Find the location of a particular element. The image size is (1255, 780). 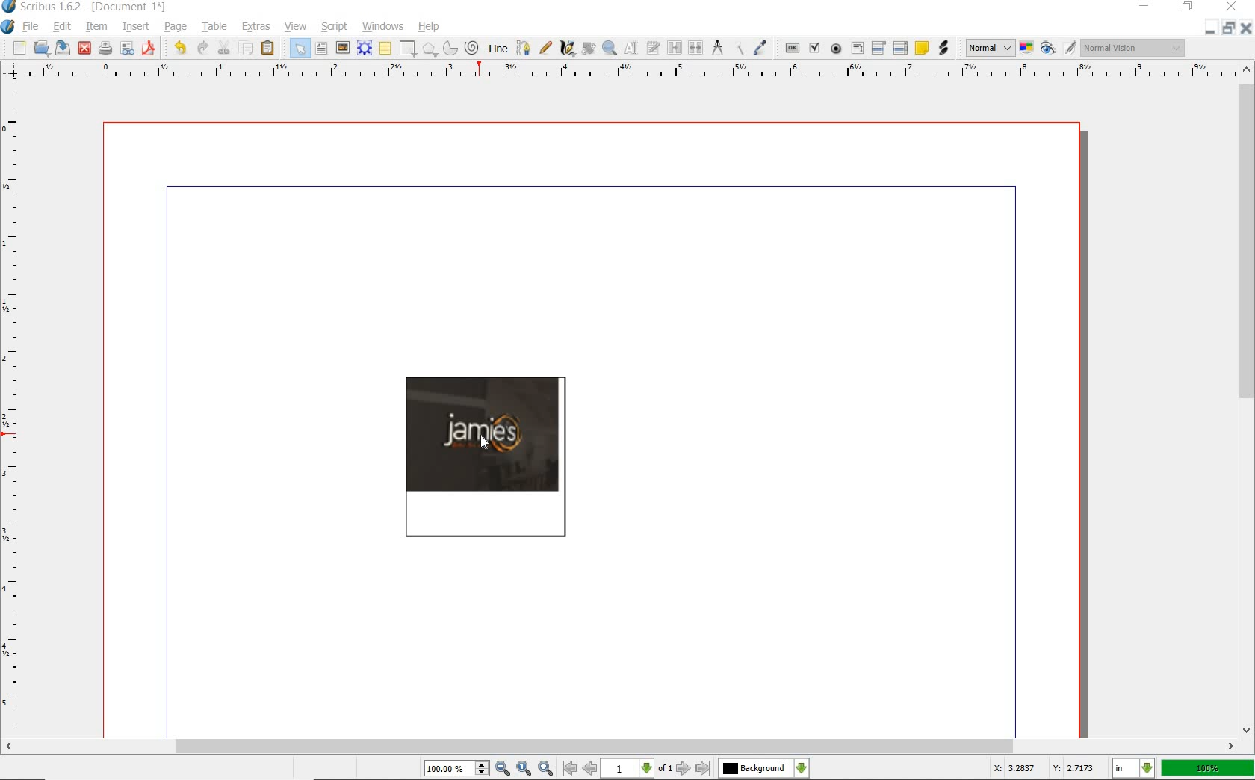

SELECT is located at coordinates (299, 48).